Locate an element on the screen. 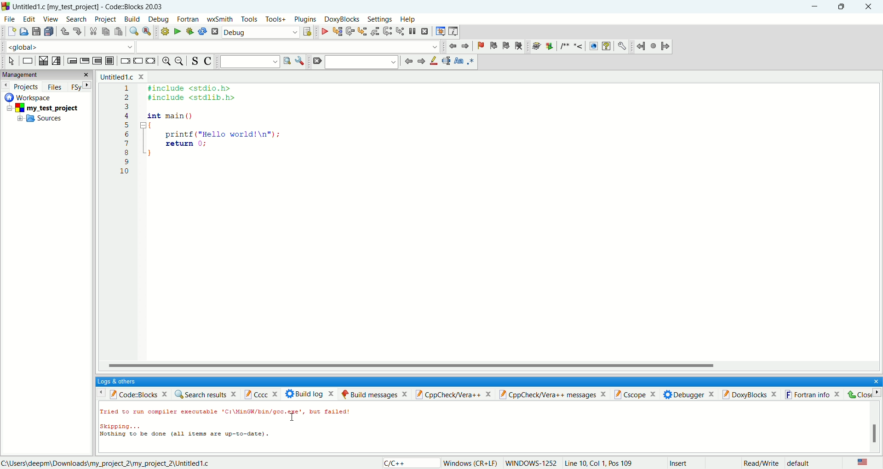  logs and others is located at coordinates (122, 381).